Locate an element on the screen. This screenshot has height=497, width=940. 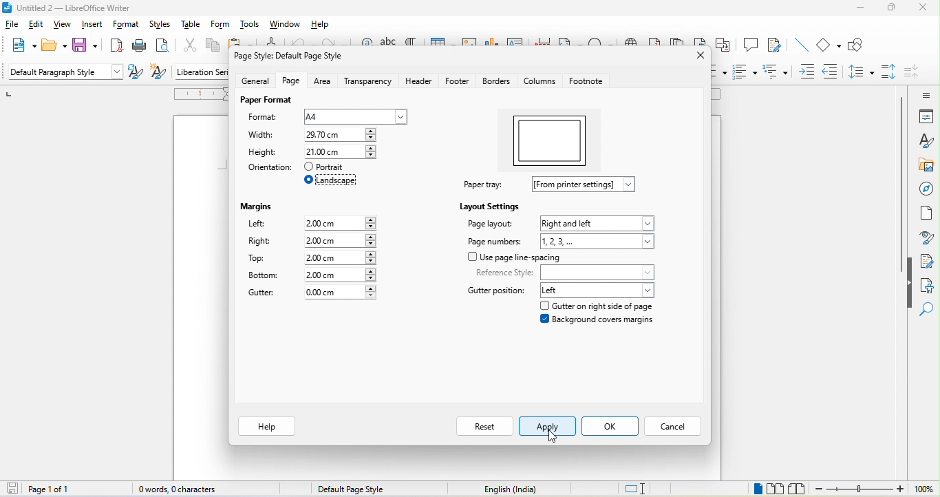
copy is located at coordinates (215, 47).